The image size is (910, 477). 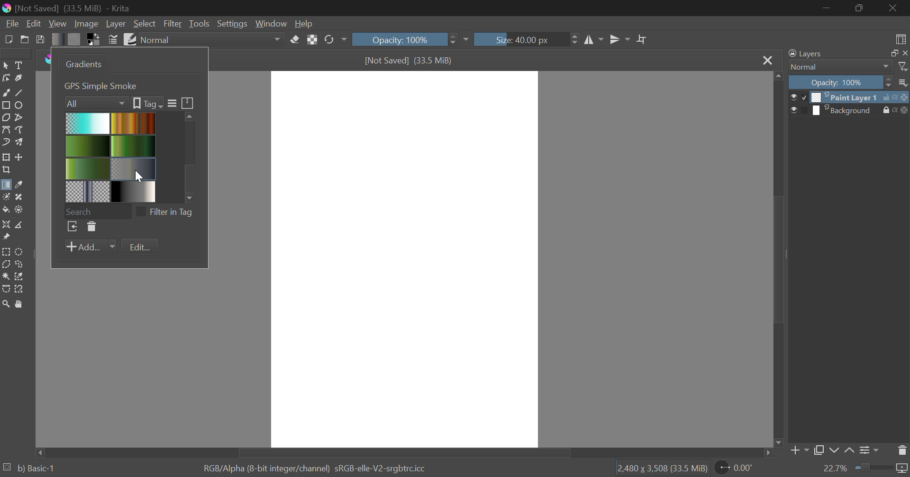 What do you see at coordinates (18, 78) in the screenshot?
I see `Calligraphic Line` at bounding box center [18, 78].